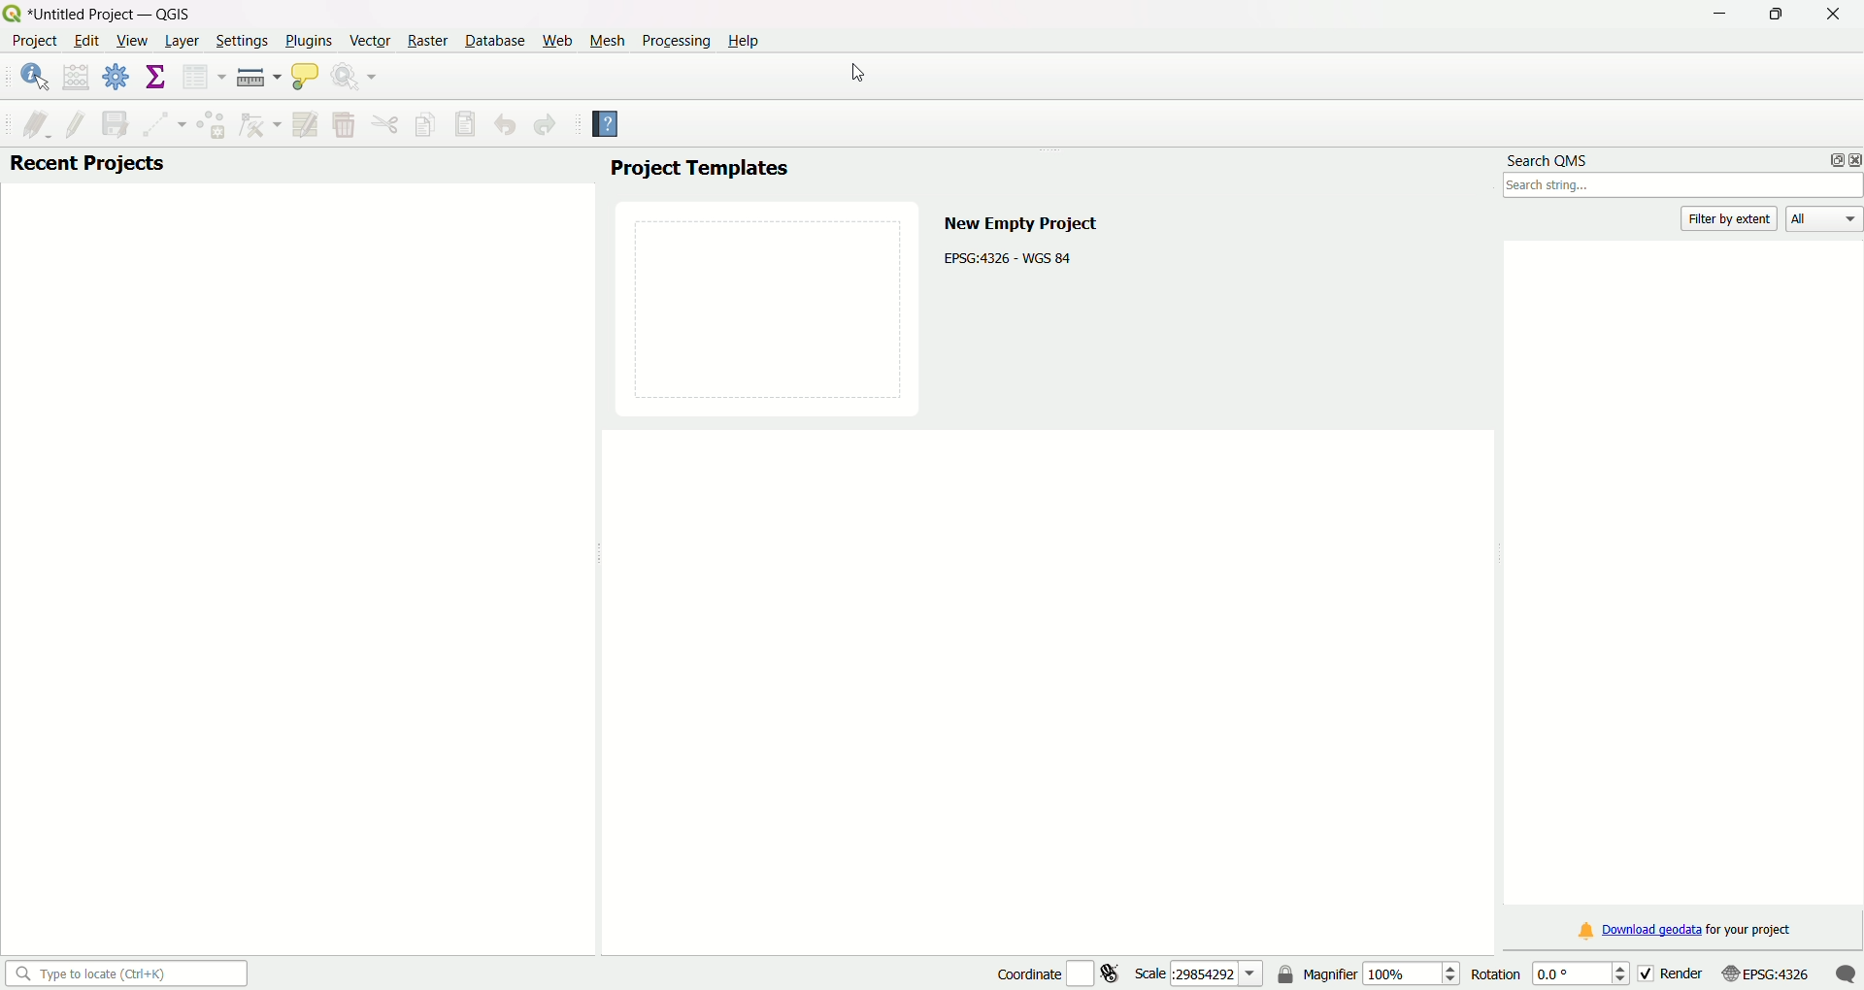  I want to click on Vector, so click(368, 40).